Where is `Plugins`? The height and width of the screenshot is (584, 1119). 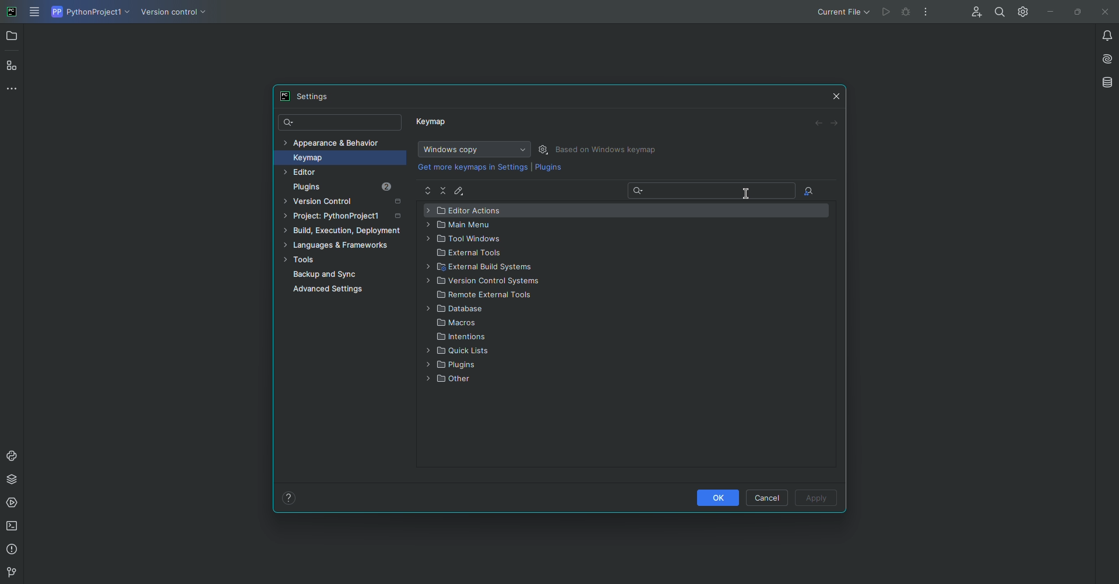
Plugins is located at coordinates (351, 187).